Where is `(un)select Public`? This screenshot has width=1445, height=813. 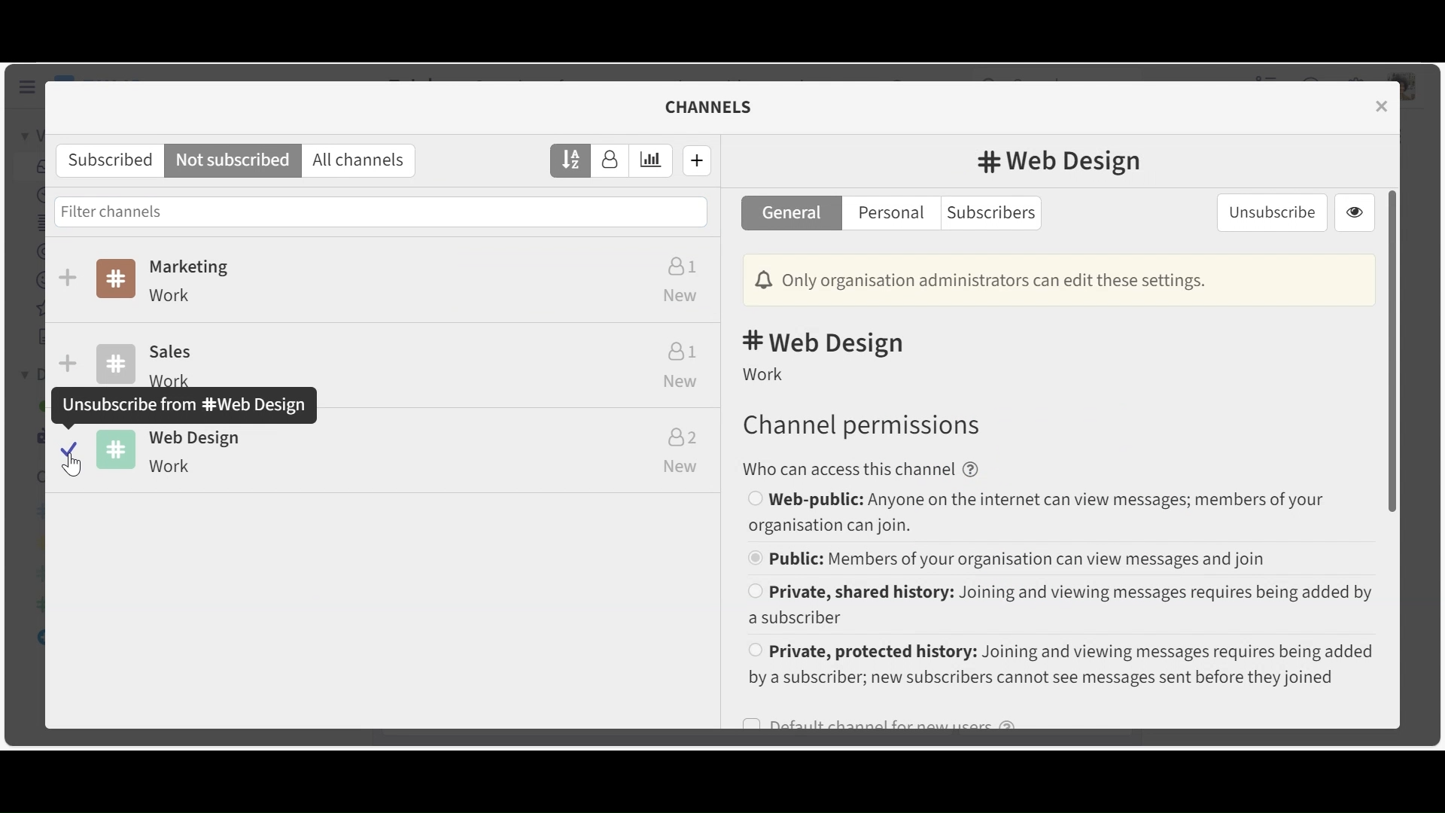 (un)select Public is located at coordinates (1054, 559).